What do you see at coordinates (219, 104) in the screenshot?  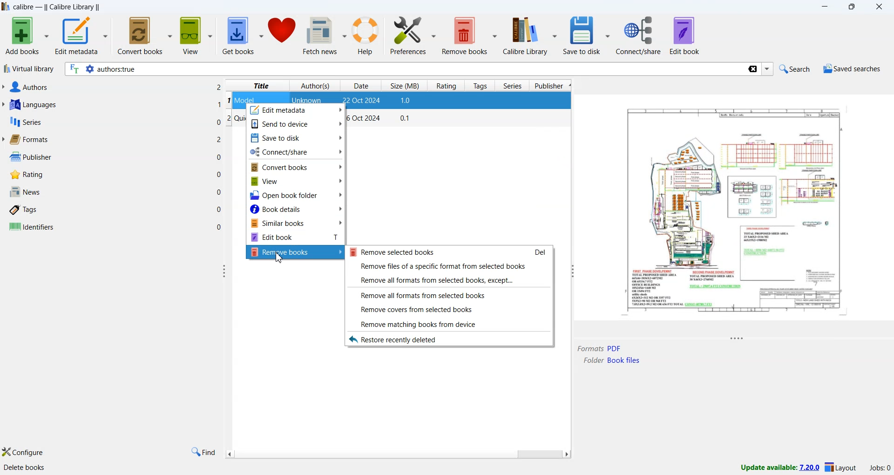 I see `1` at bounding box center [219, 104].